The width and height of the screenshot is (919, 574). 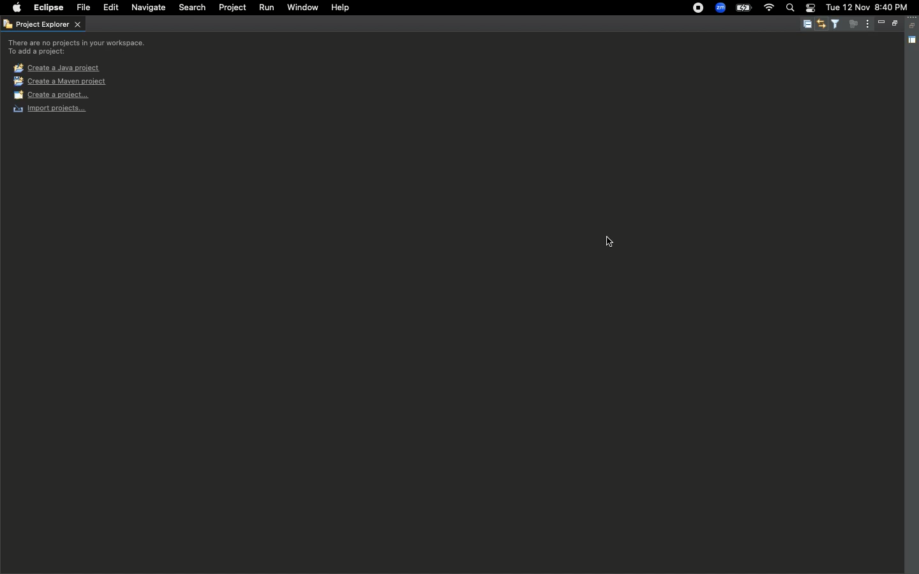 What do you see at coordinates (811, 8) in the screenshot?
I see `Notification` at bounding box center [811, 8].